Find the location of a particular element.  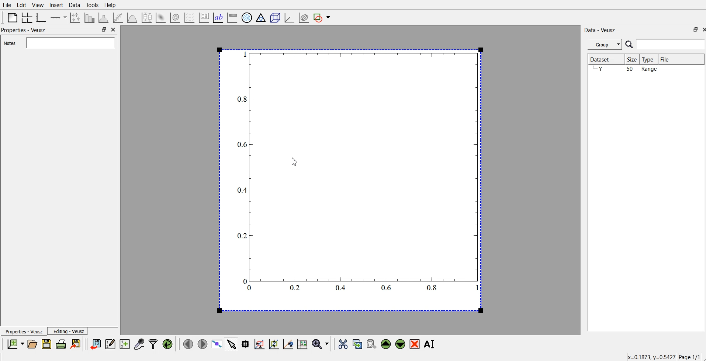

close is located at coordinates (702, 29).